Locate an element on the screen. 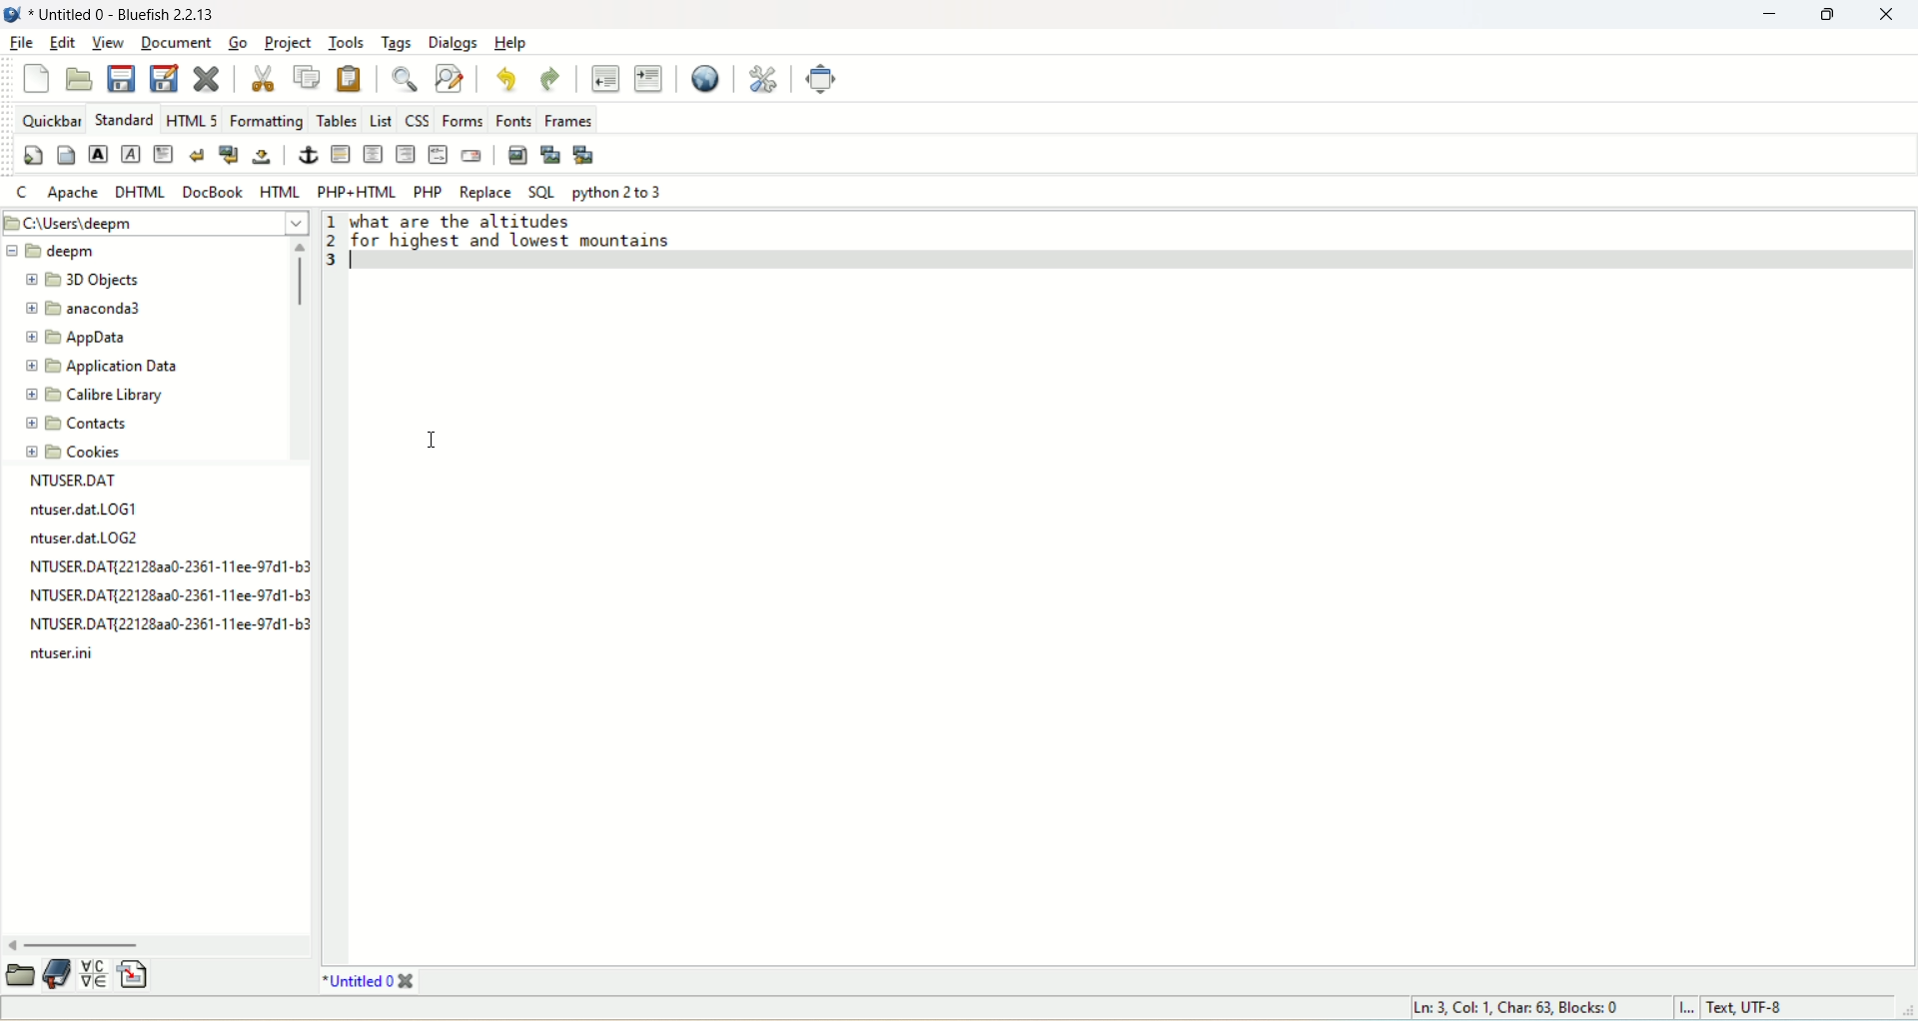 The width and height of the screenshot is (1918, 1021). paste is located at coordinates (350, 78).